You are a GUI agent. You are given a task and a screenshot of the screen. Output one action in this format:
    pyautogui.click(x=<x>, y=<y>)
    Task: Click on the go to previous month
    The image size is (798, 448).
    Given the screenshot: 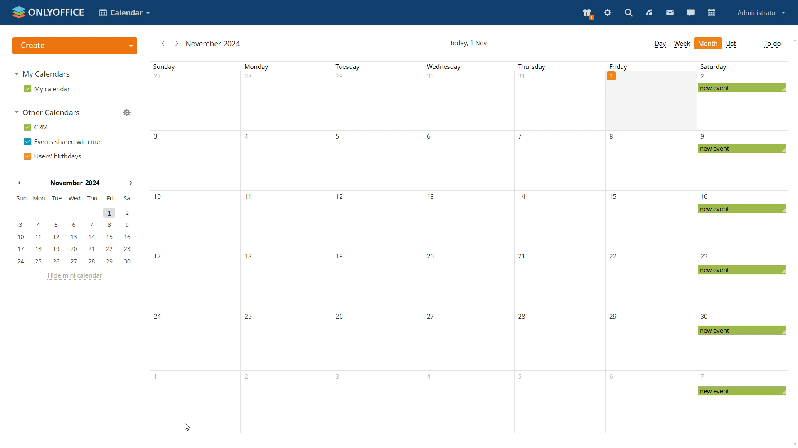 What is the action you would take?
    pyautogui.click(x=164, y=44)
    